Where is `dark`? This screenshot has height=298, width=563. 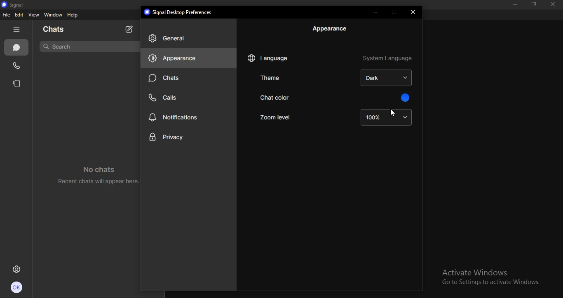 dark is located at coordinates (387, 77).